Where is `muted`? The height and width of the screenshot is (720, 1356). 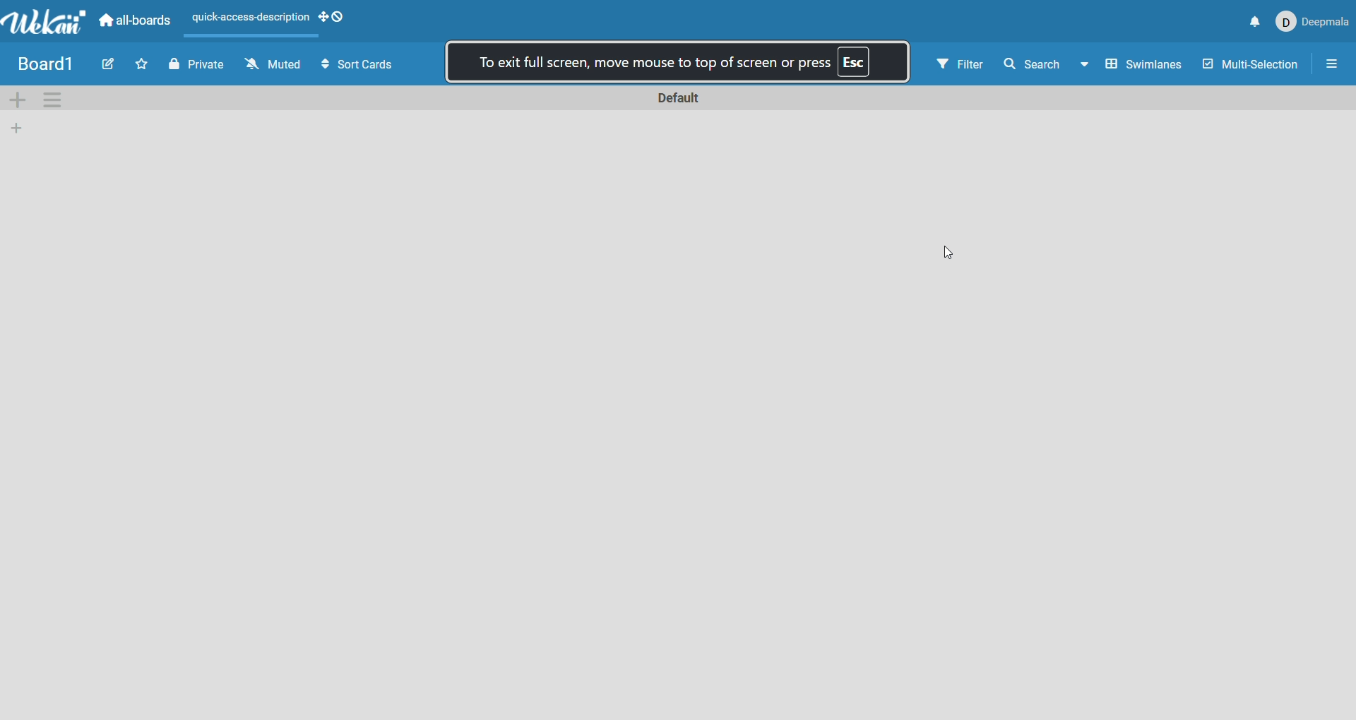 muted is located at coordinates (271, 66).